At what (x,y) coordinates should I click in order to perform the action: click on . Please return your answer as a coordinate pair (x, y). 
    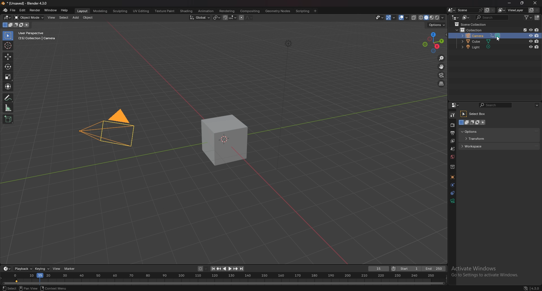
    Looking at the image, I should click on (489, 272).